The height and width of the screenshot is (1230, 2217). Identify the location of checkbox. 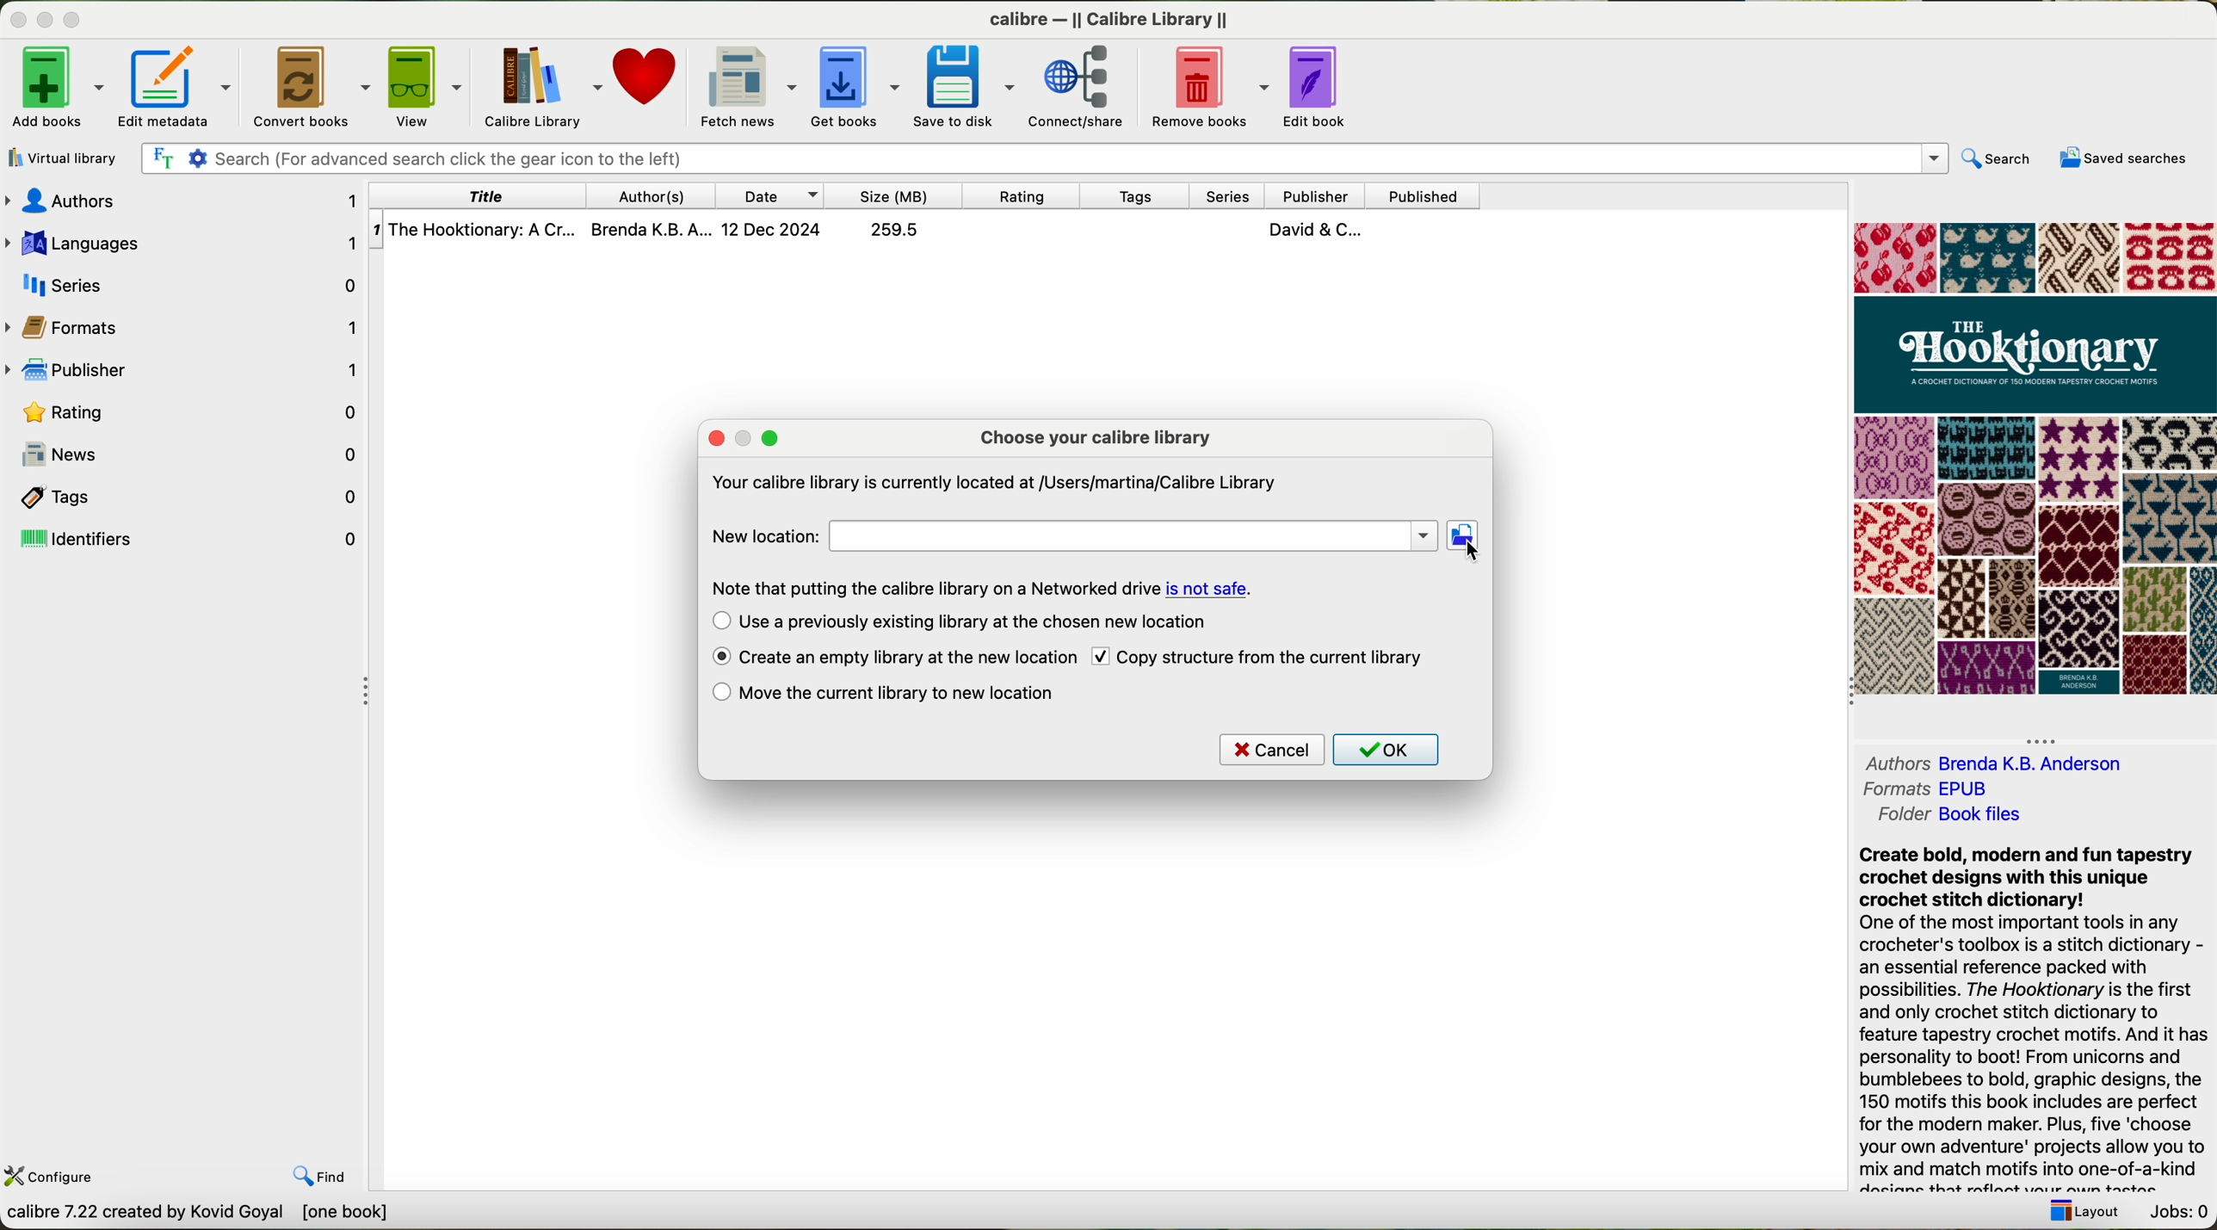
(721, 657).